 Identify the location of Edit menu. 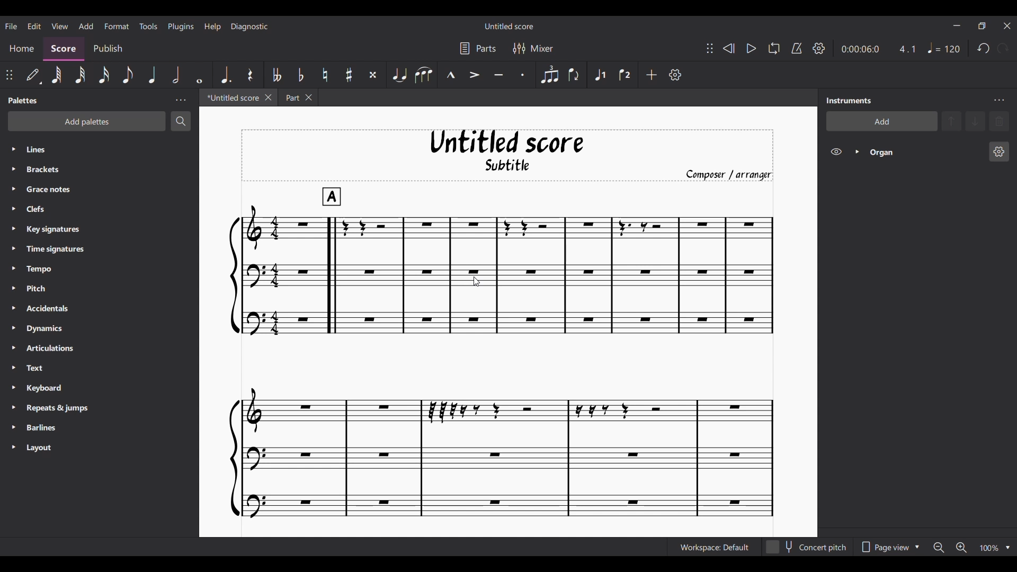
(34, 25).